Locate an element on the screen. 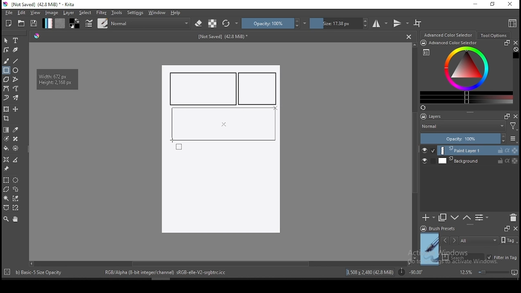  select shapes tool is located at coordinates (6, 40).